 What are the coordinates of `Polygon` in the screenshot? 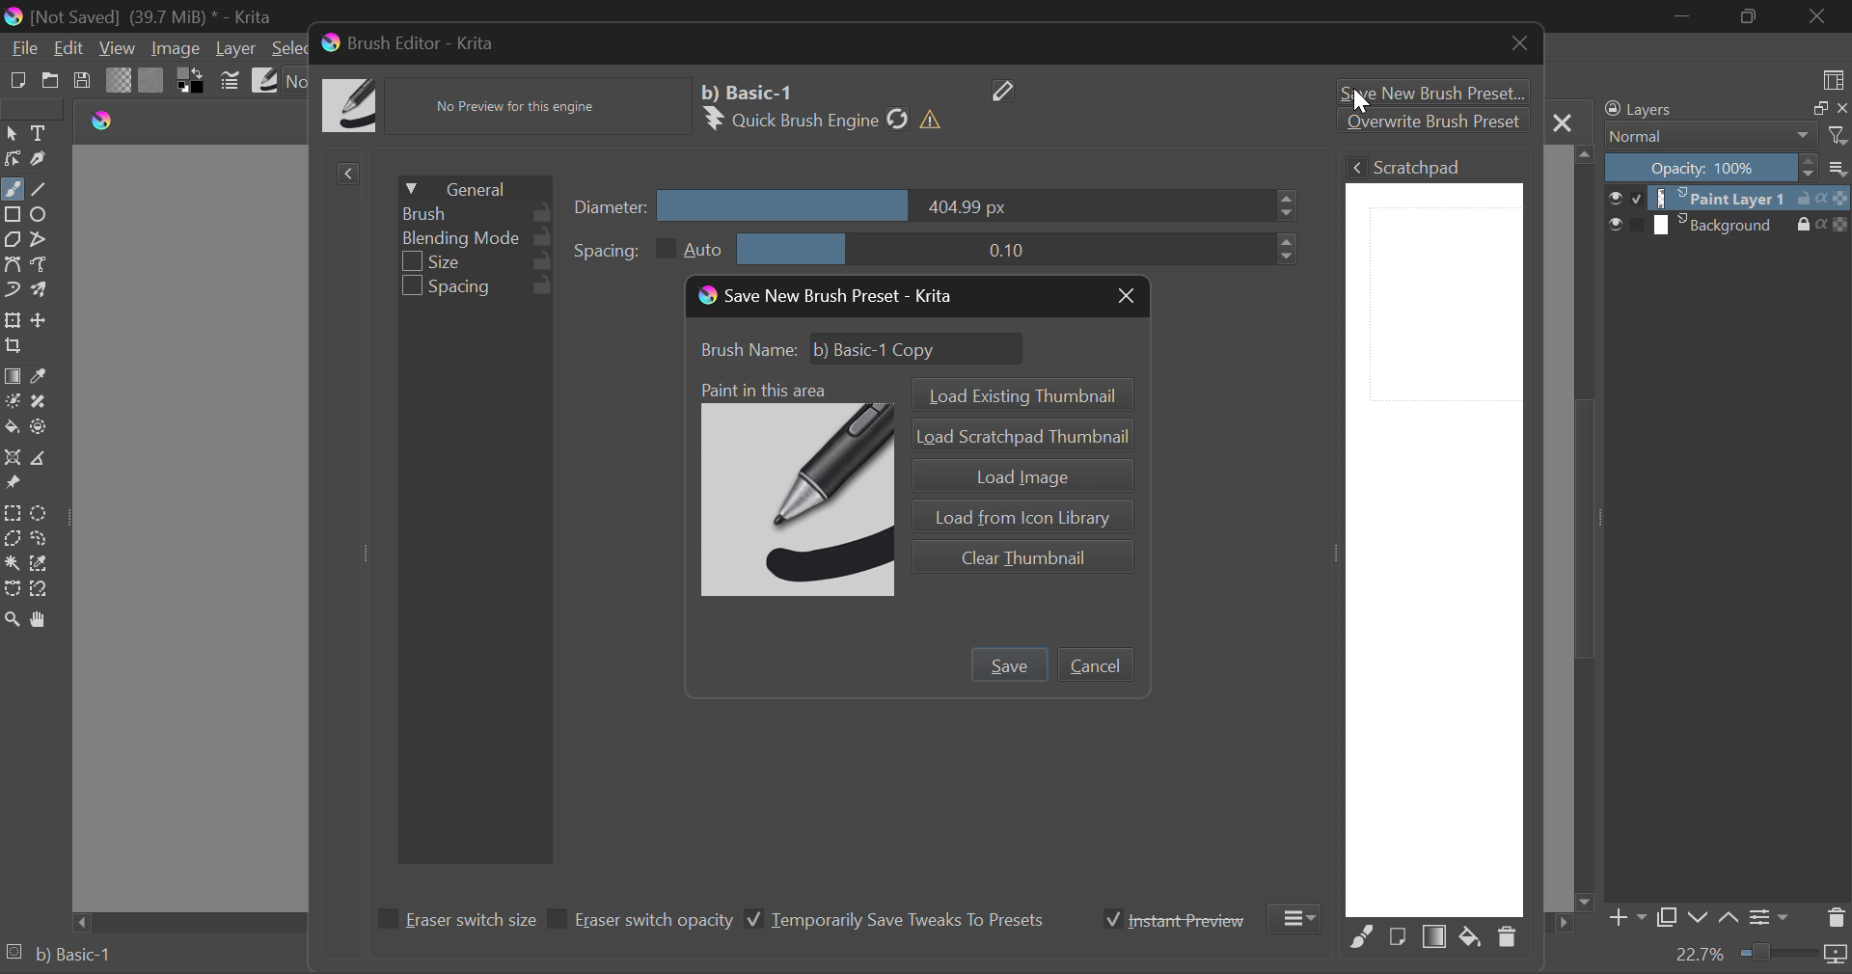 It's located at (14, 240).